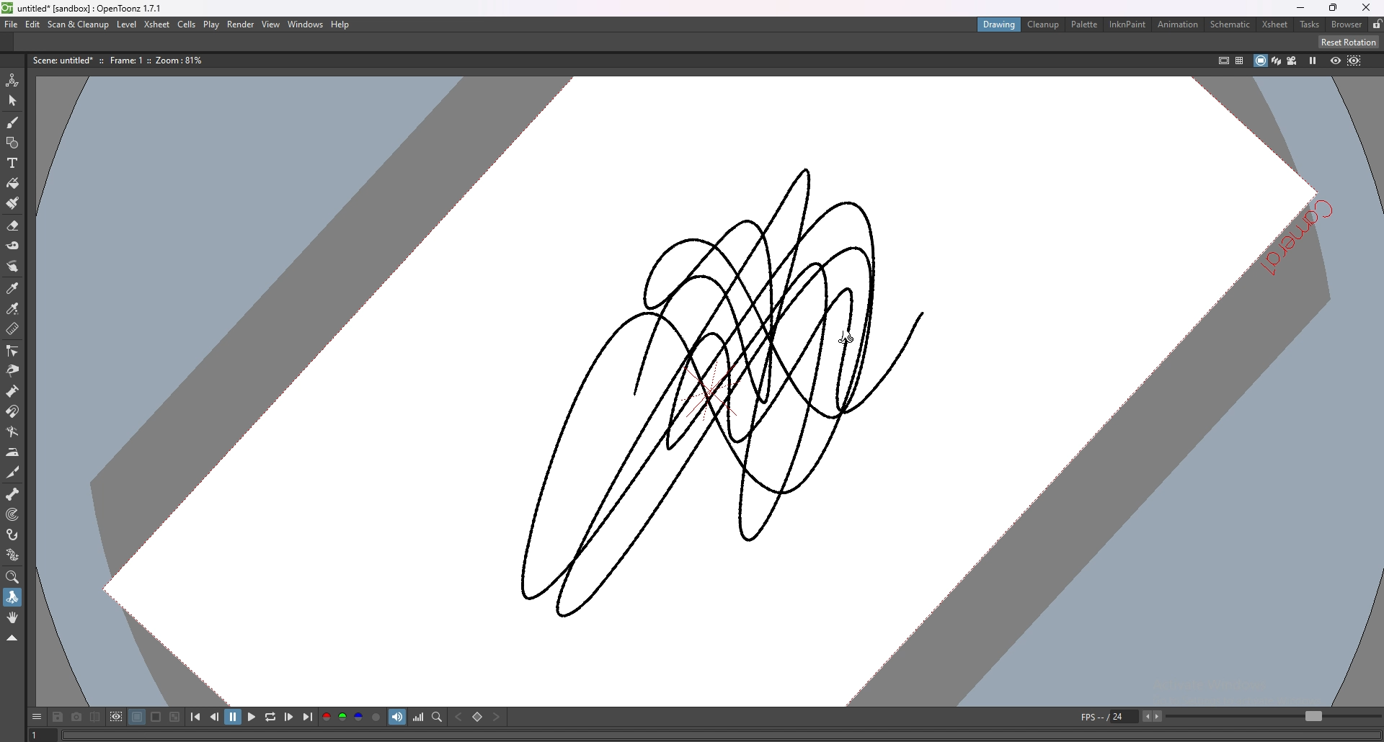  I want to click on pause, so click(234, 718).